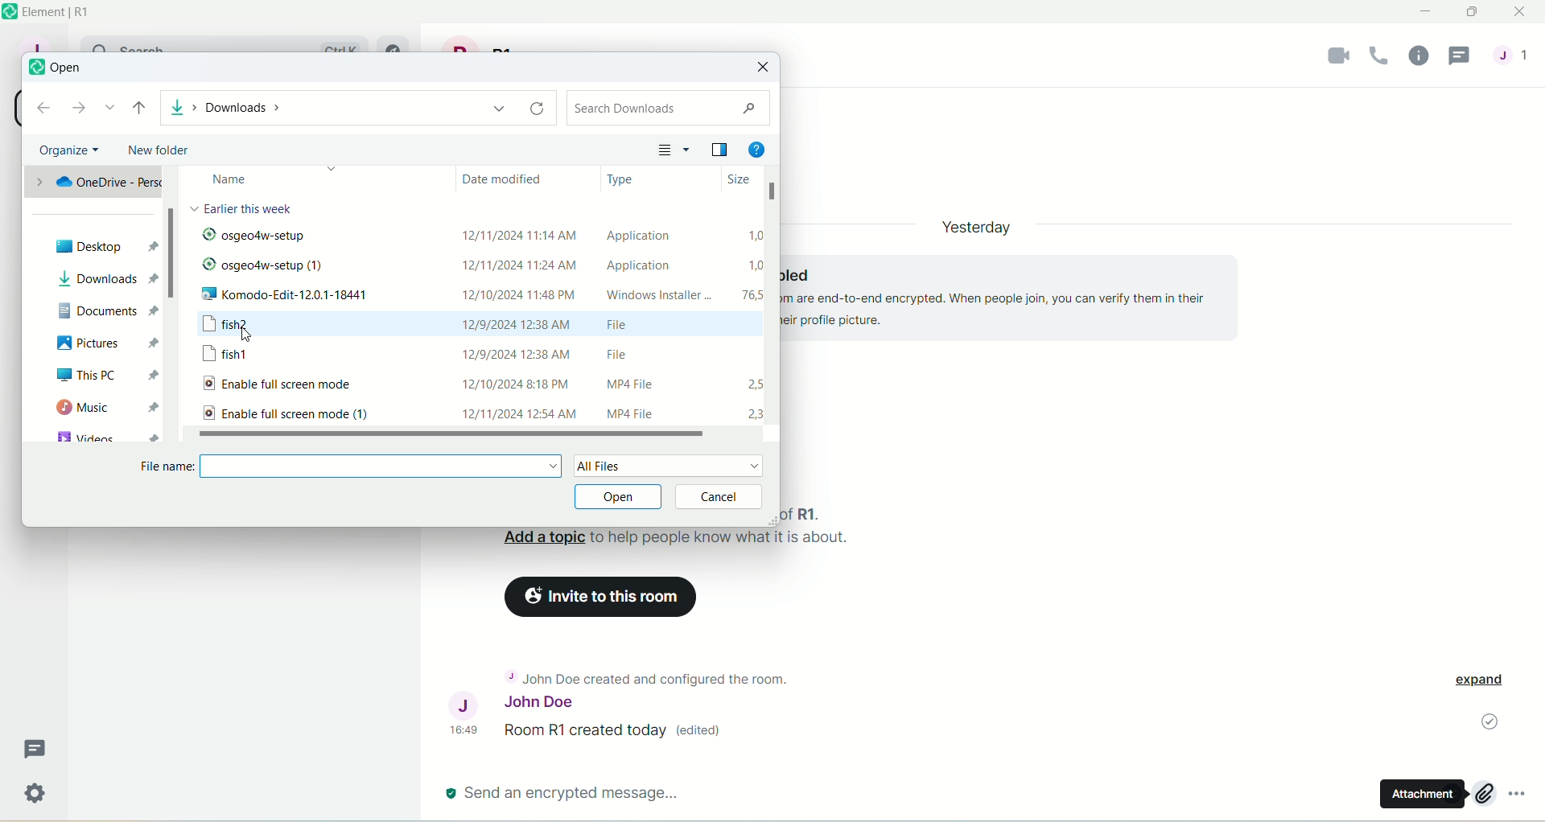 This screenshot has height=822, width=1545. What do you see at coordinates (69, 150) in the screenshot?
I see `organize` at bounding box center [69, 150].